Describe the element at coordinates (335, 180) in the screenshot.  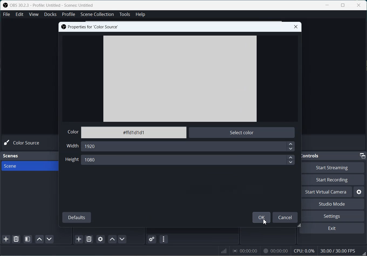
I see `Start Recording` at that location.